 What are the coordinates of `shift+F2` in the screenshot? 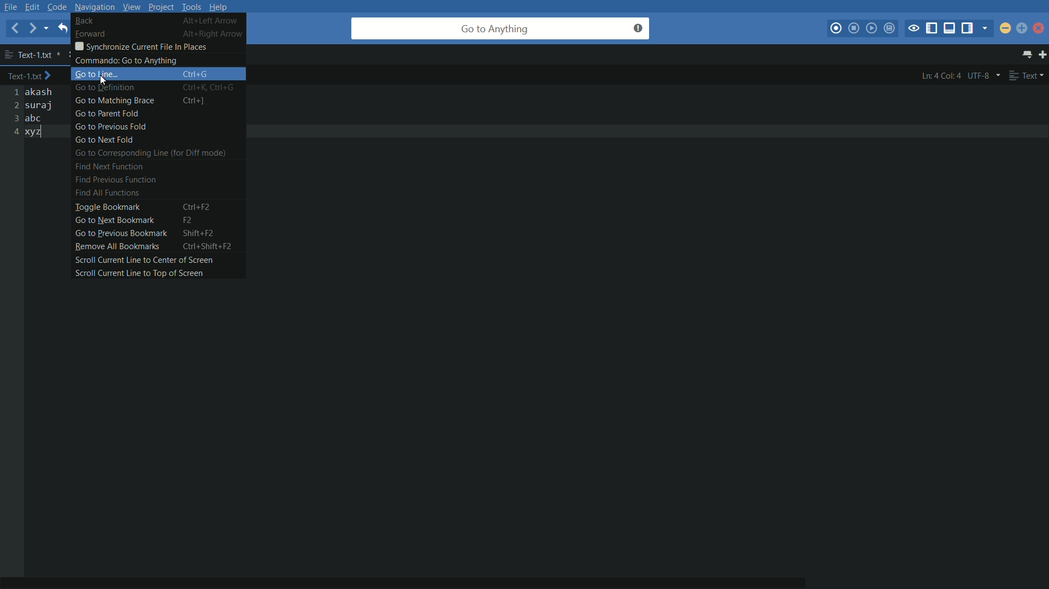 It's located at (198, 234).